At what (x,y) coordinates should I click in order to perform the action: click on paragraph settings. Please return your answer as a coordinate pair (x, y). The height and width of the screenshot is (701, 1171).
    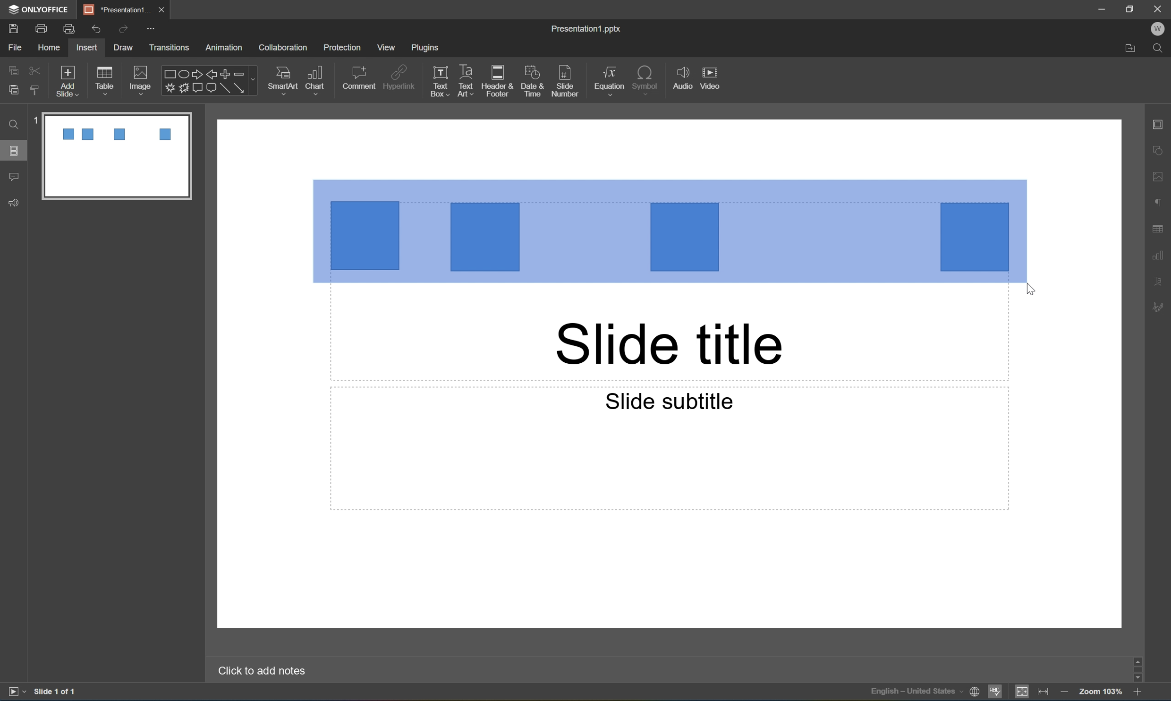
    Looking at the image, I should click on (1162, 202).